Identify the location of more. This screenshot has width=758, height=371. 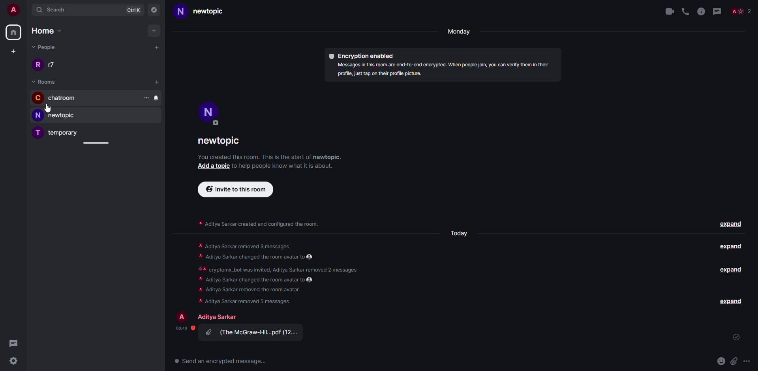
(749, 360).